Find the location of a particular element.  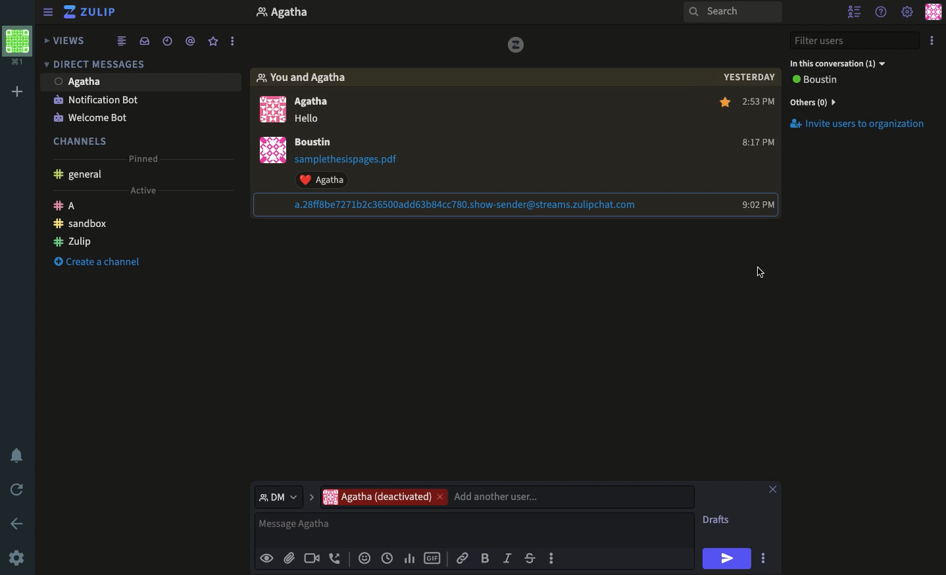

Bold is located at coordinates (487, 557).